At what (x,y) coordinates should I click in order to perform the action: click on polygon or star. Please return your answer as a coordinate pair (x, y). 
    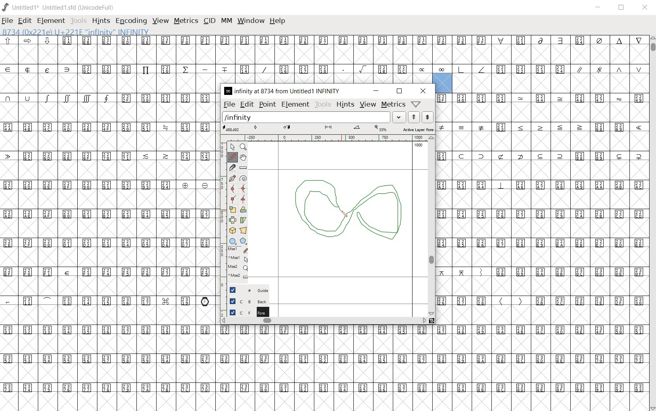
    Looking at the image, I should click on (244, 240).